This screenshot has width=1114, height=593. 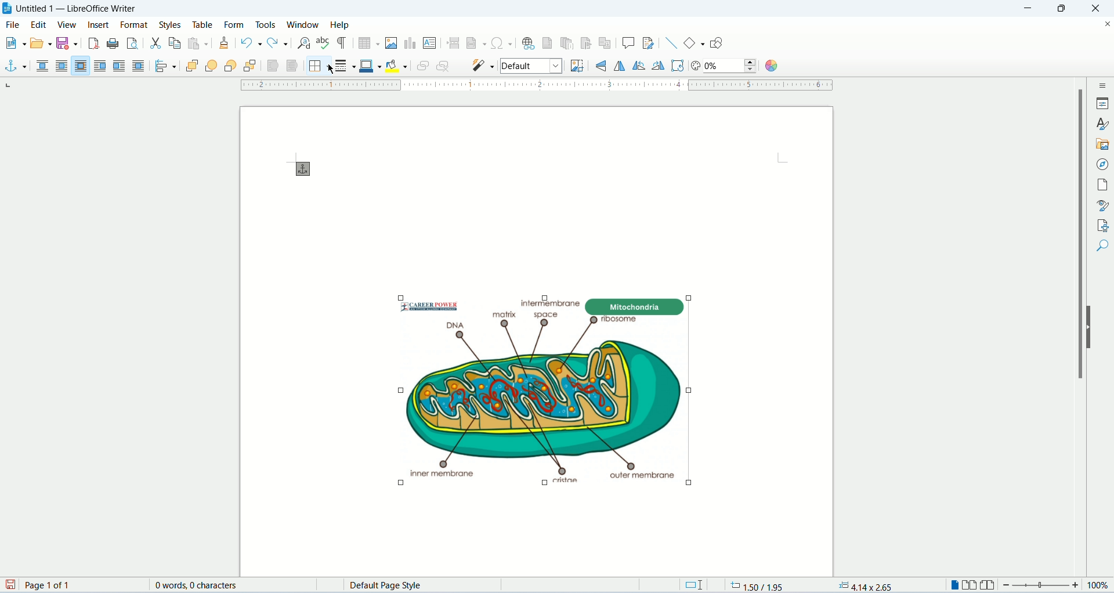 What do you see at coordinates (251, 66) in the screenshot?
I see `send to back` at bounding box center [251, 66].